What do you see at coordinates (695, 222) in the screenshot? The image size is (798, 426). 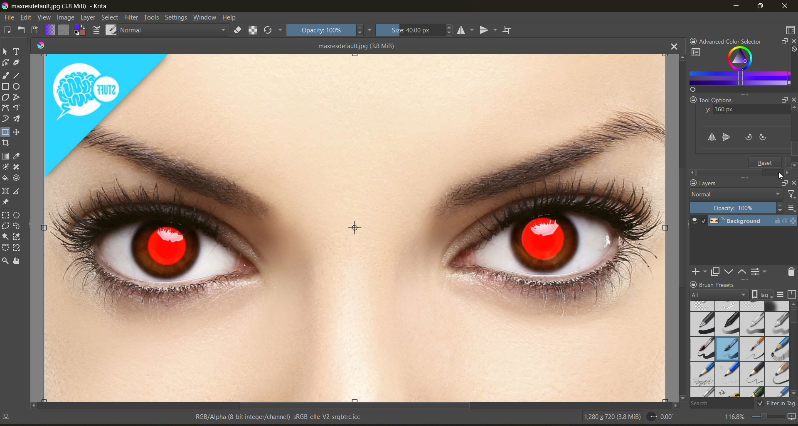 I see `preview` at bounding box center [695, 222].